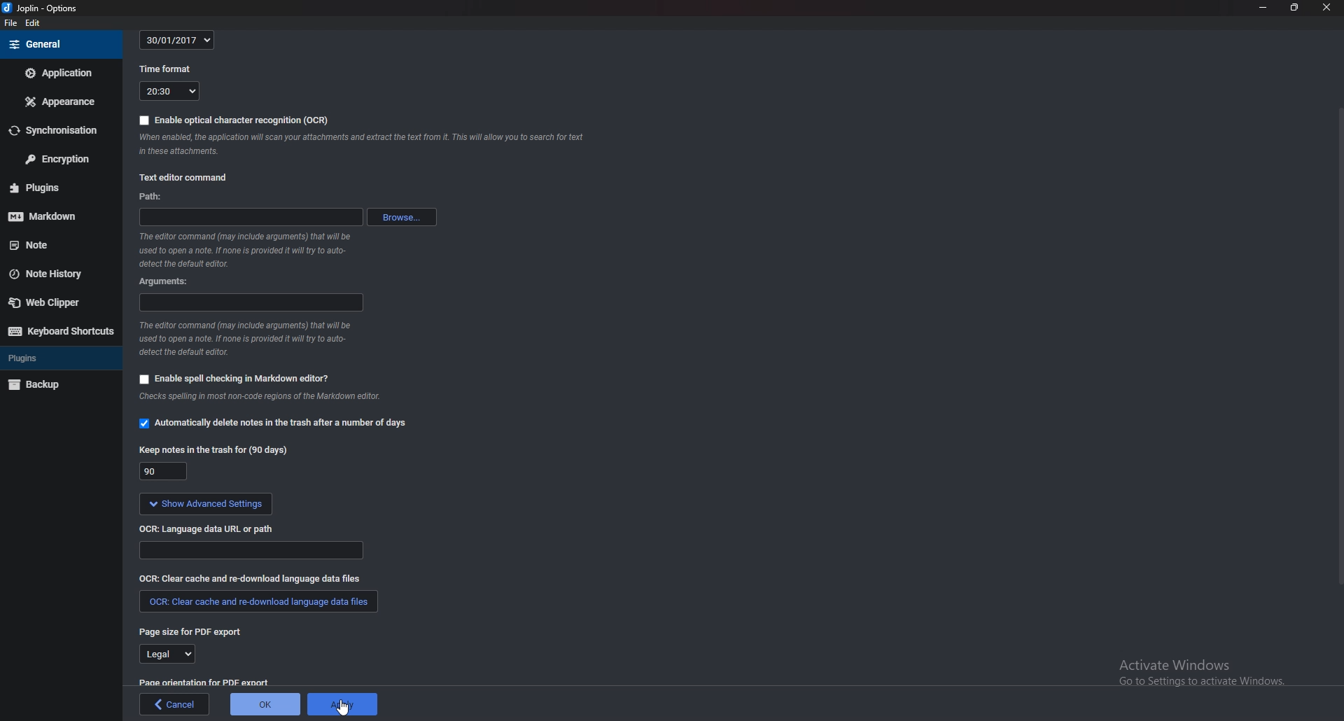  I want to click on path, so click(152, 196).